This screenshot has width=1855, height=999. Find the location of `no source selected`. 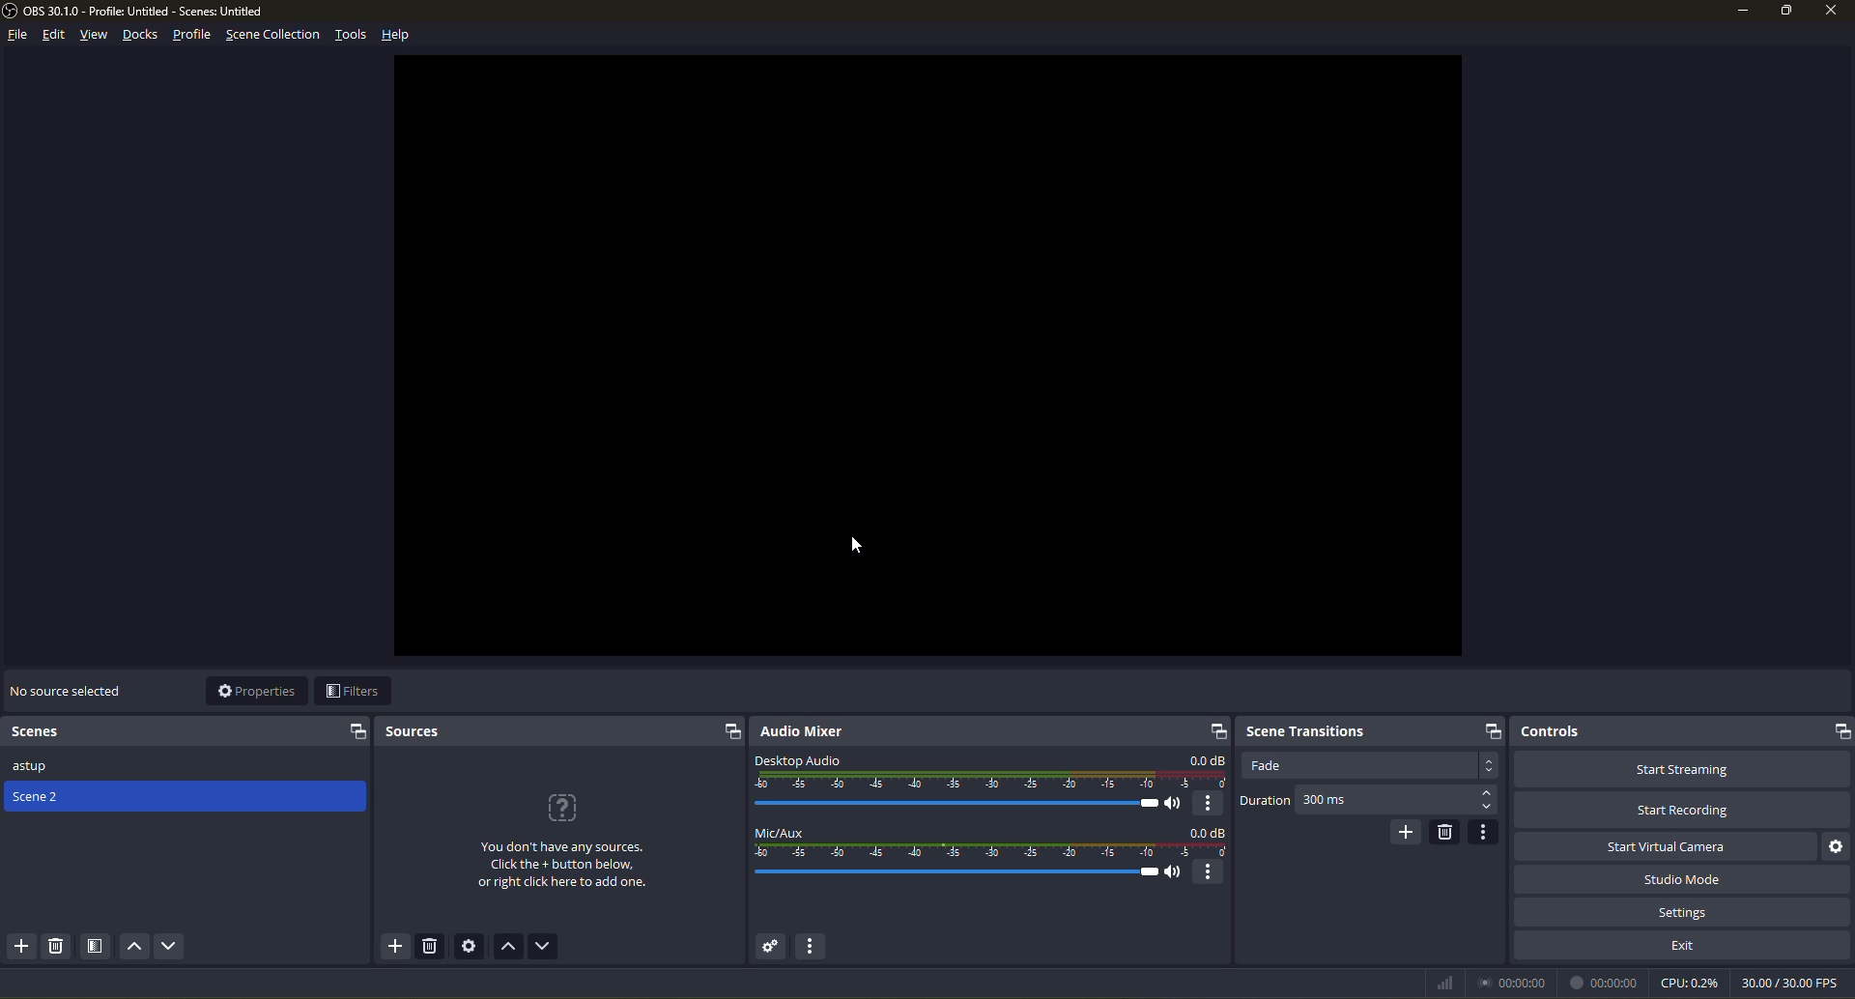

no source selected is located at coordinates (70, 689).